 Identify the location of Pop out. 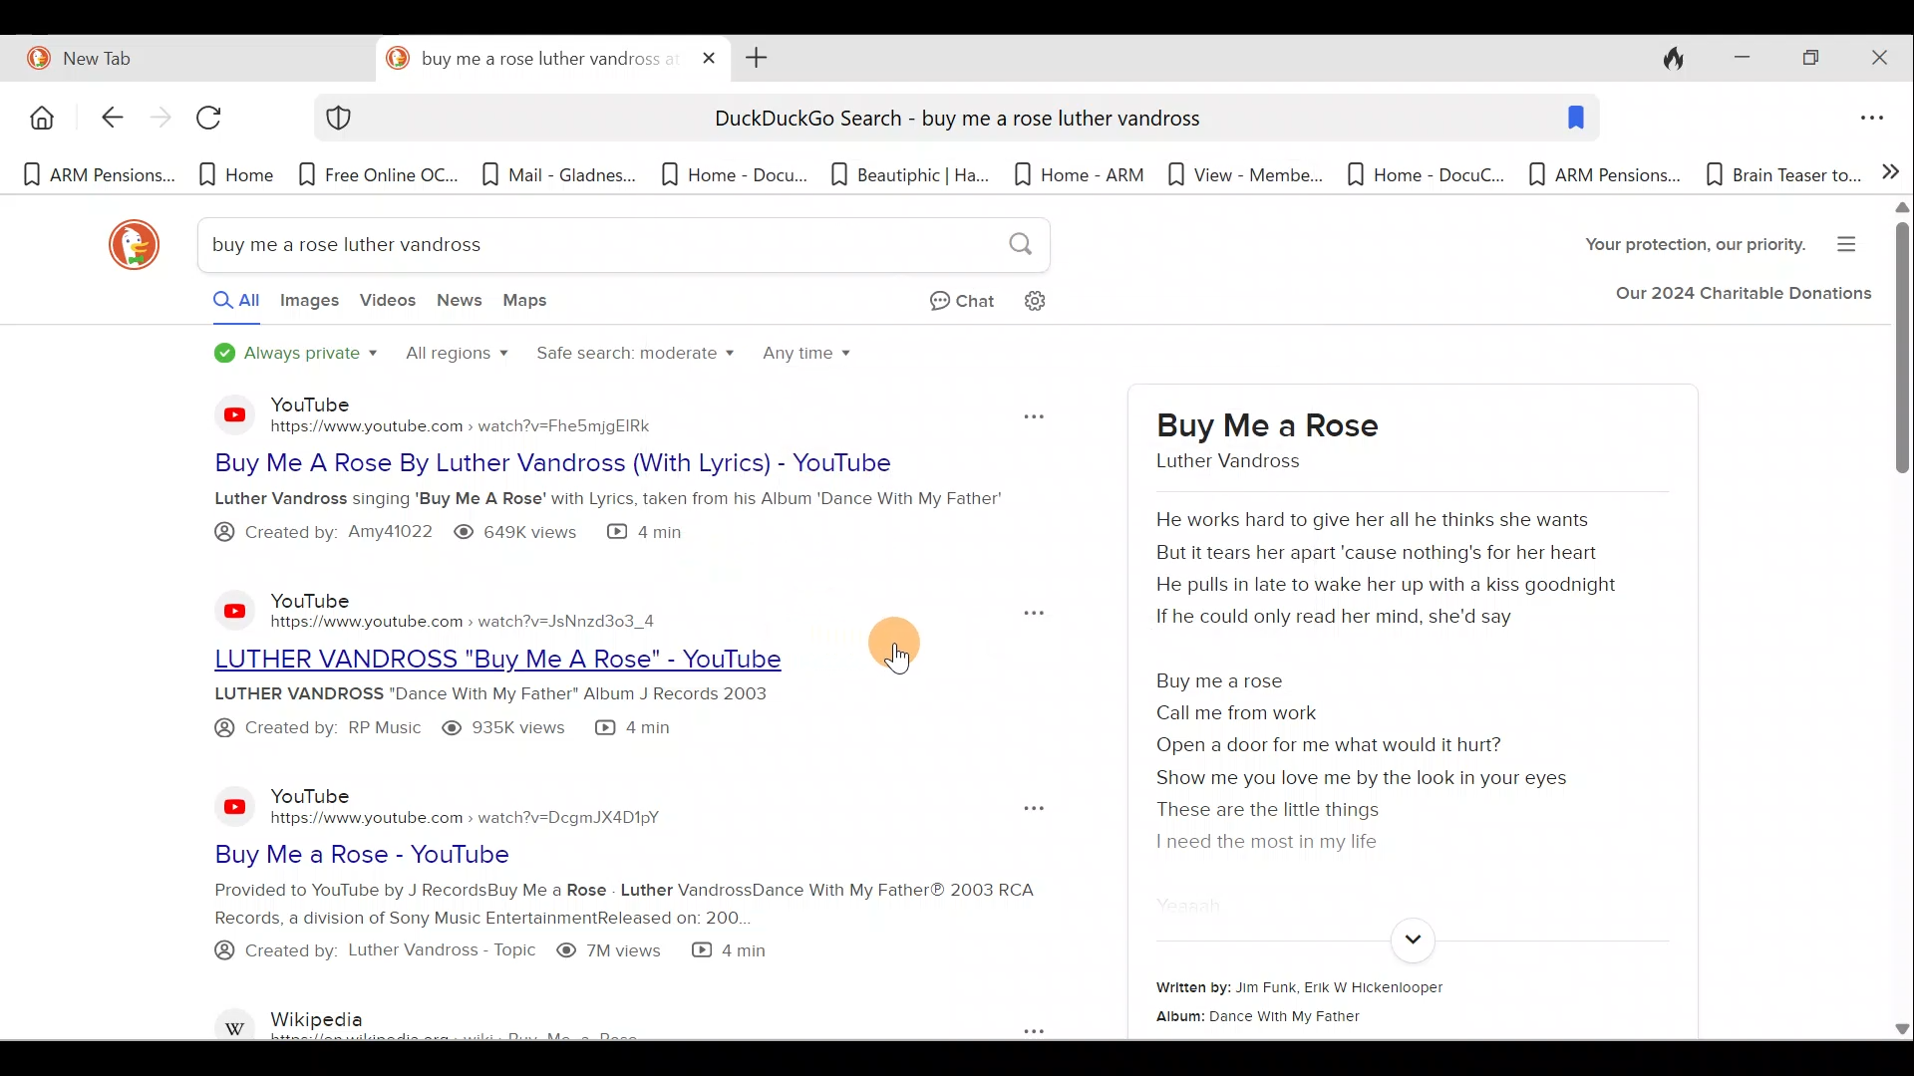
(1028, 809).